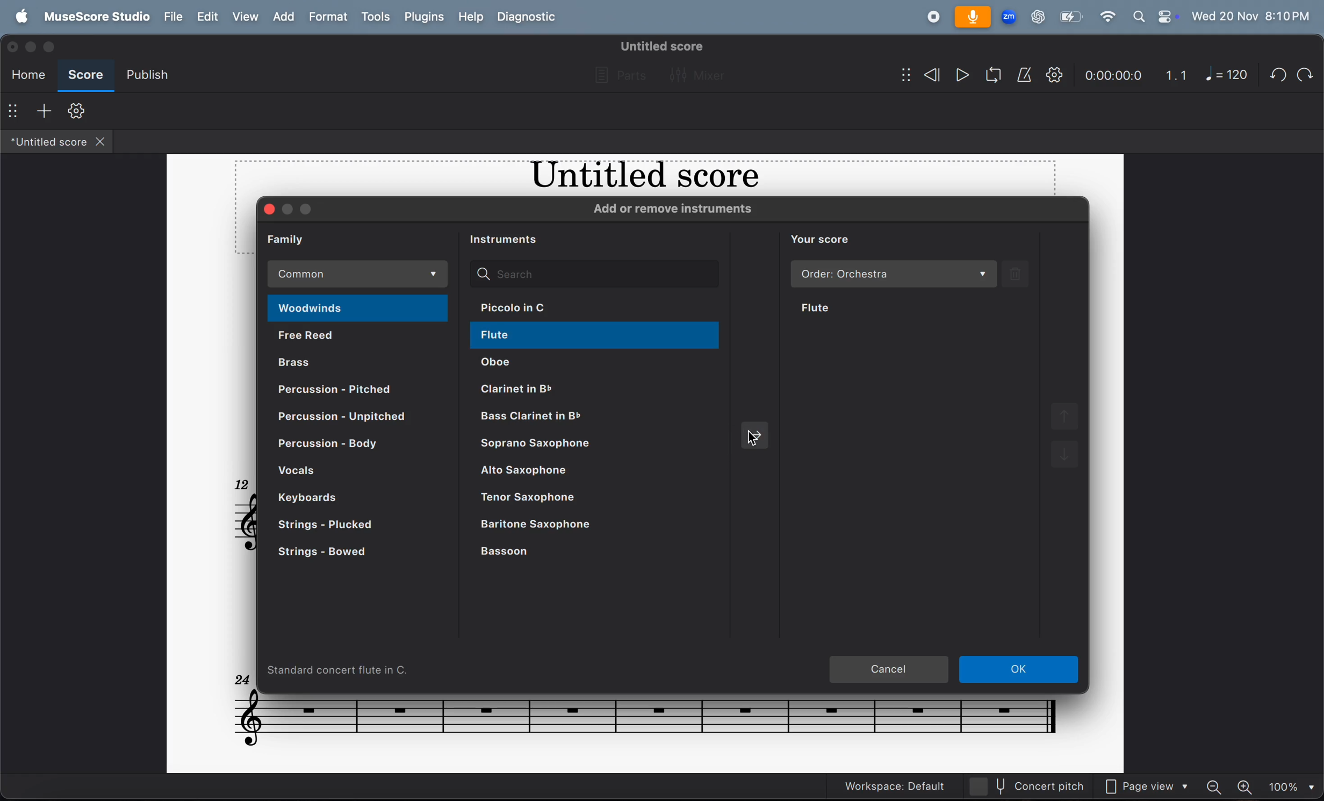 The width and height of the screenshot is (1324, 801). What do you see at coordinates (1171, 75) in the screenshot?
I see `1.1` at bounding box center [1171, 75].